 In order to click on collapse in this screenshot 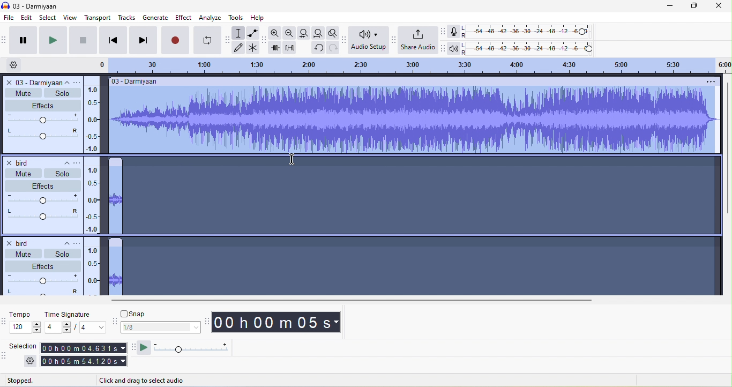, I will do `click(68, 83)`.